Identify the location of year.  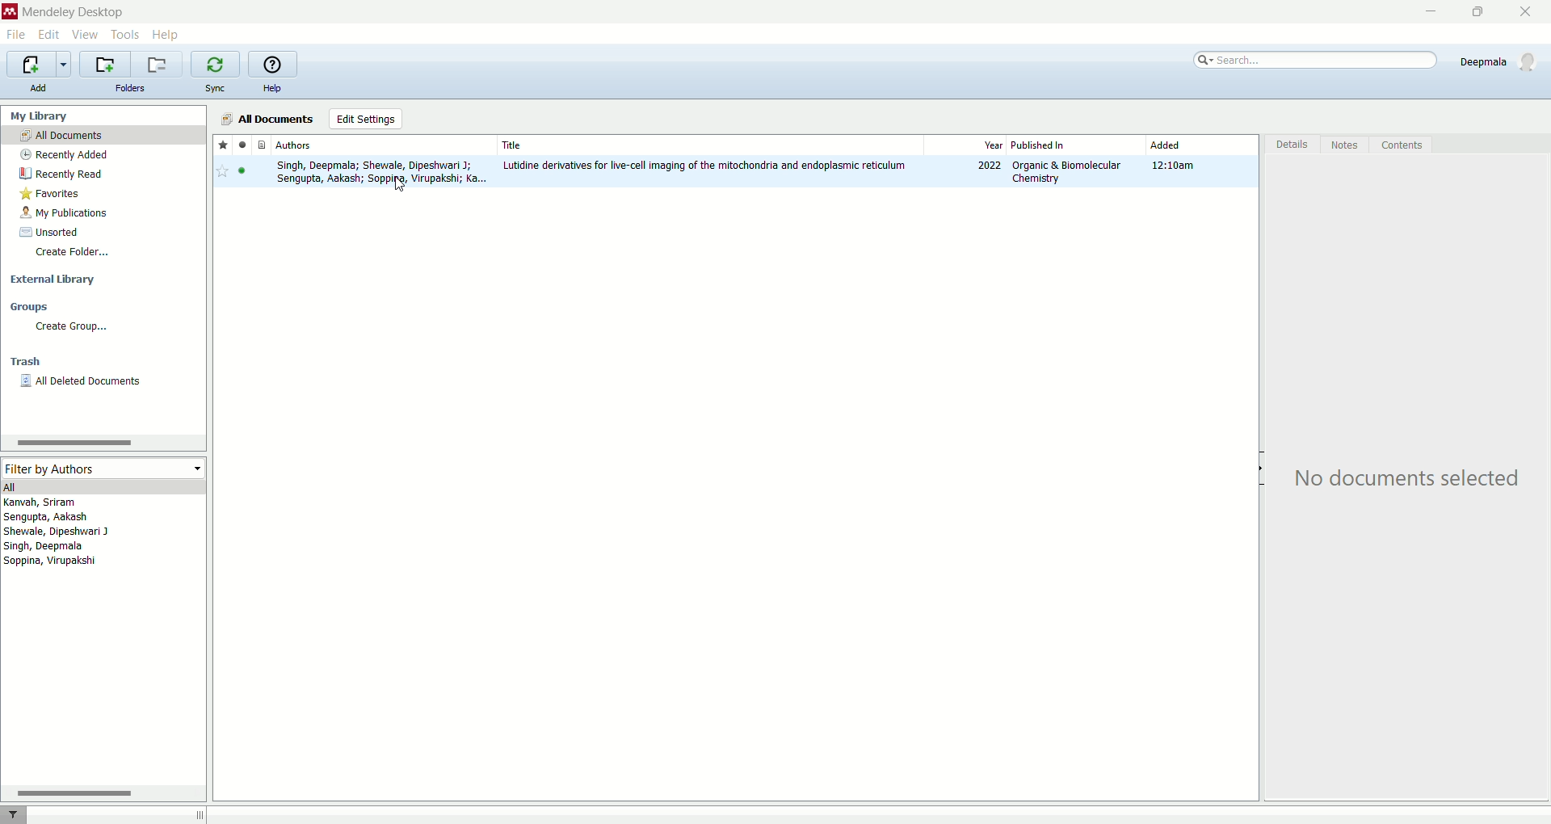
(993, 146).